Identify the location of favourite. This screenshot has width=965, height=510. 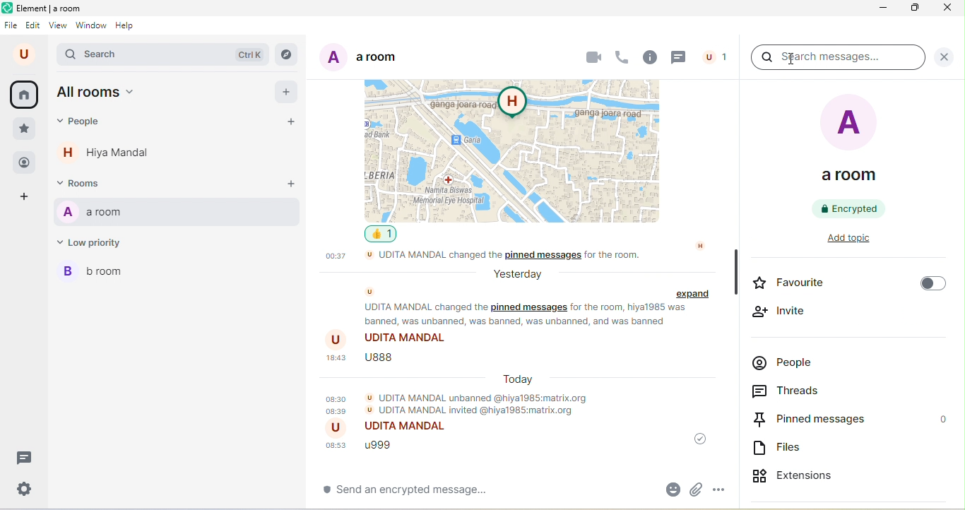
(847, 285).